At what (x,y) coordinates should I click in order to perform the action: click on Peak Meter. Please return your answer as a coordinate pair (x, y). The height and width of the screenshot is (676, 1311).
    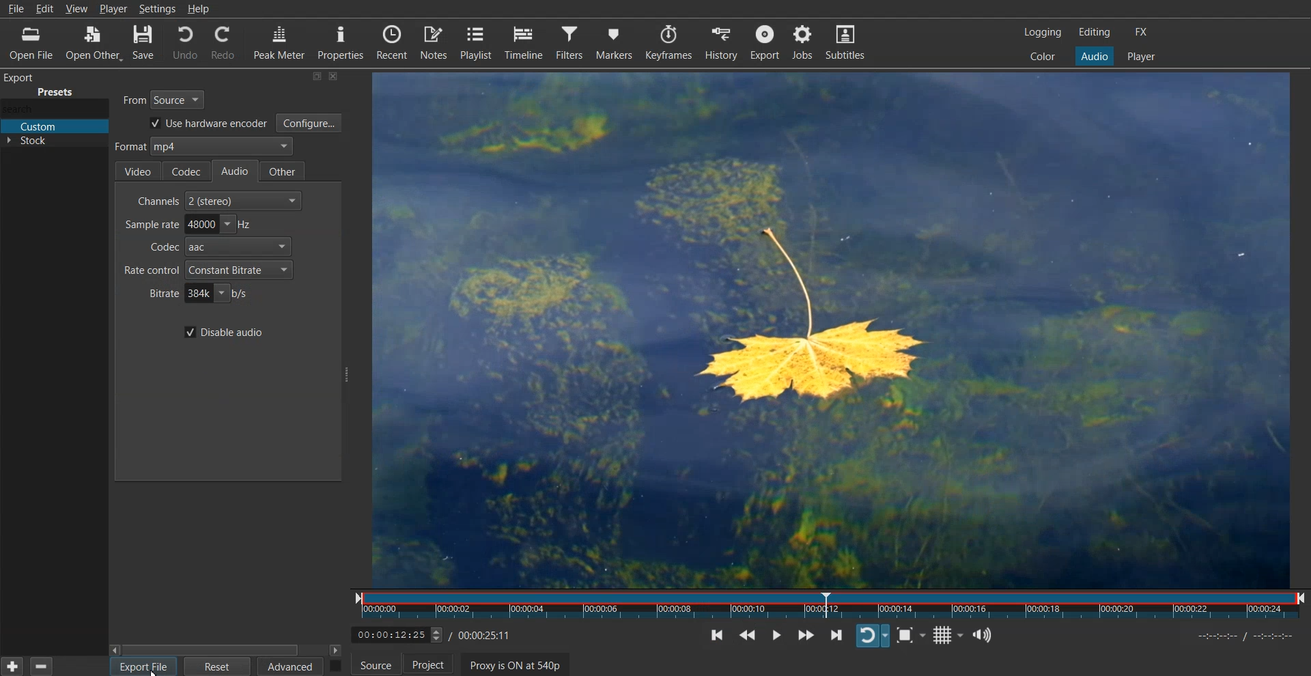
    Looking at the image, I should click on (277, 42).